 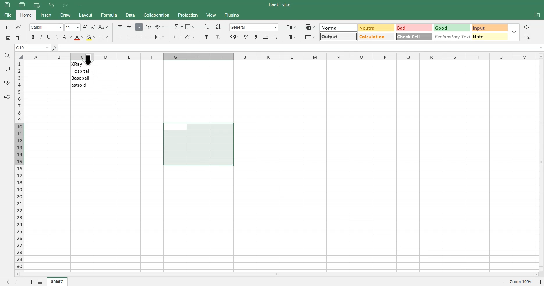 What do you see at coordinates (280, 5) in the screenshot?
I see `Text` at bounding box center [280, 5].